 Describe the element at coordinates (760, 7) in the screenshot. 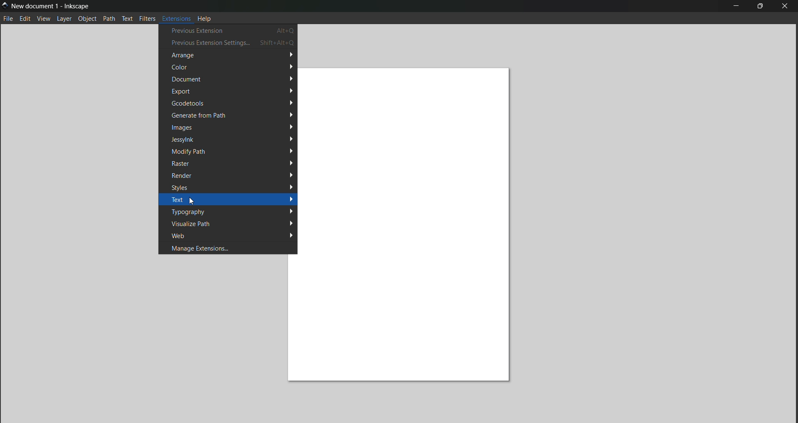

I see `maximize` at that location.